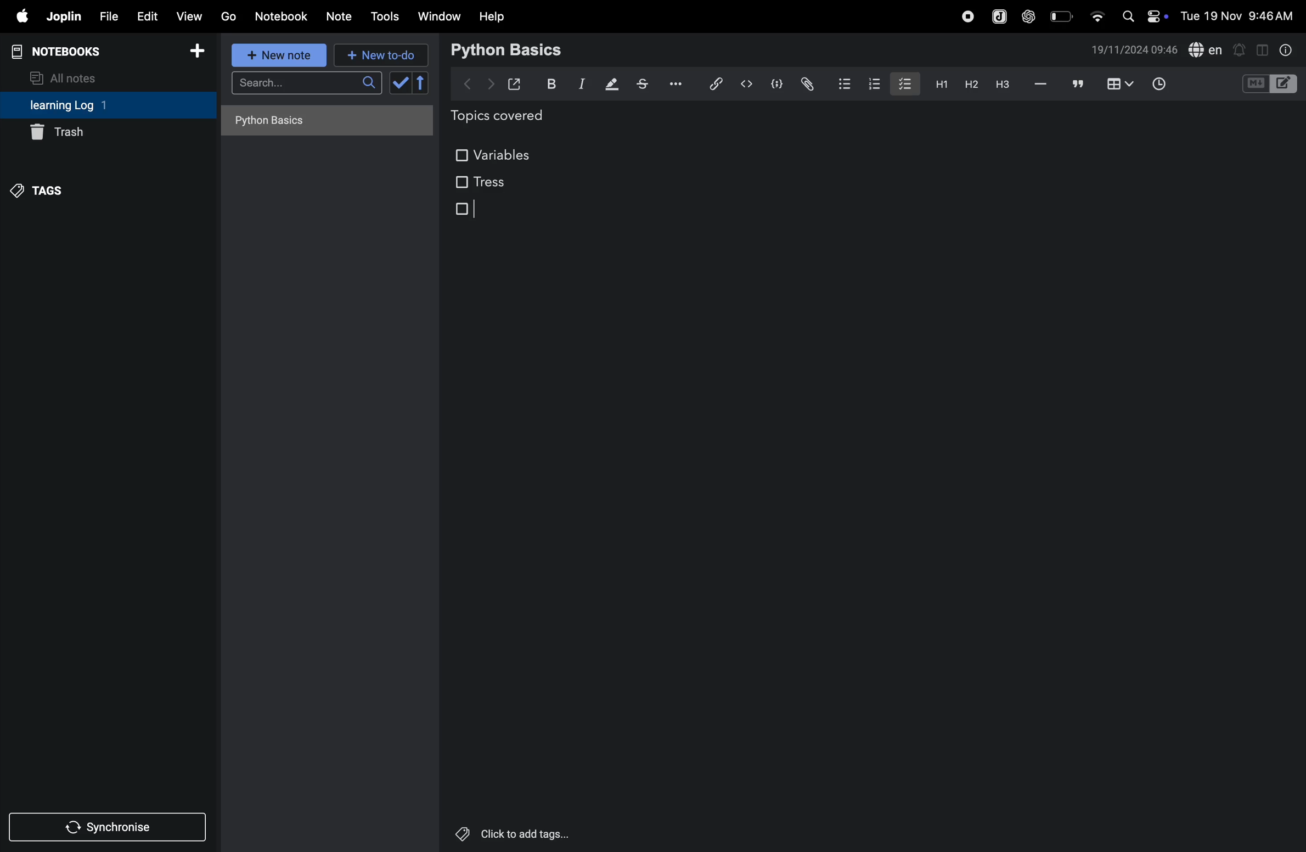 The width and height of the screenshot is (1306, 852). What do you see at coordinates (276, 55) in the screenshot?
I see `new note` at bounding box center [276, 55].